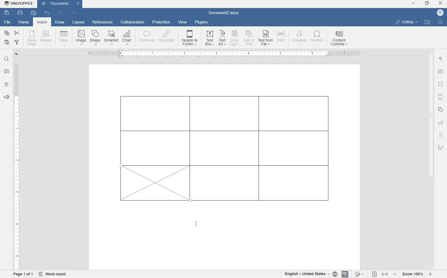  What do you see at coordinates (24, 22) in the screenshot?
I see `home` at bounding box center [24, 22].